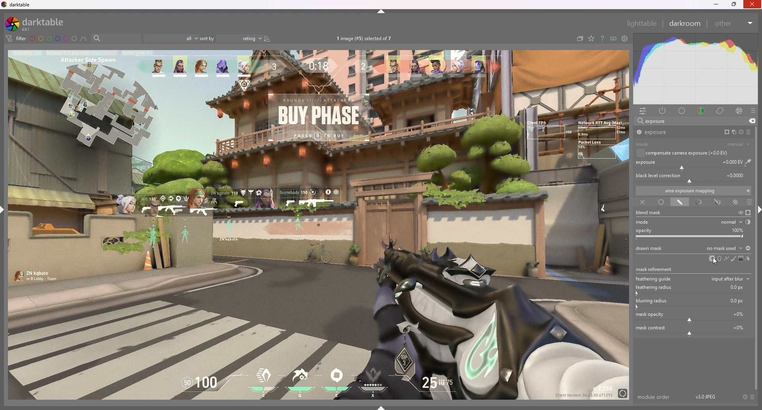  What do you see at coordinates (749, 132) in the screenshot?
I see `presets` at bounding box center [749, 132].